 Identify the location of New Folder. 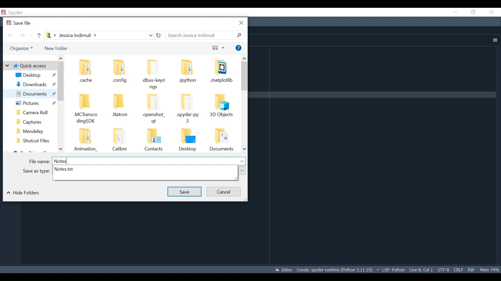
(57, 48).